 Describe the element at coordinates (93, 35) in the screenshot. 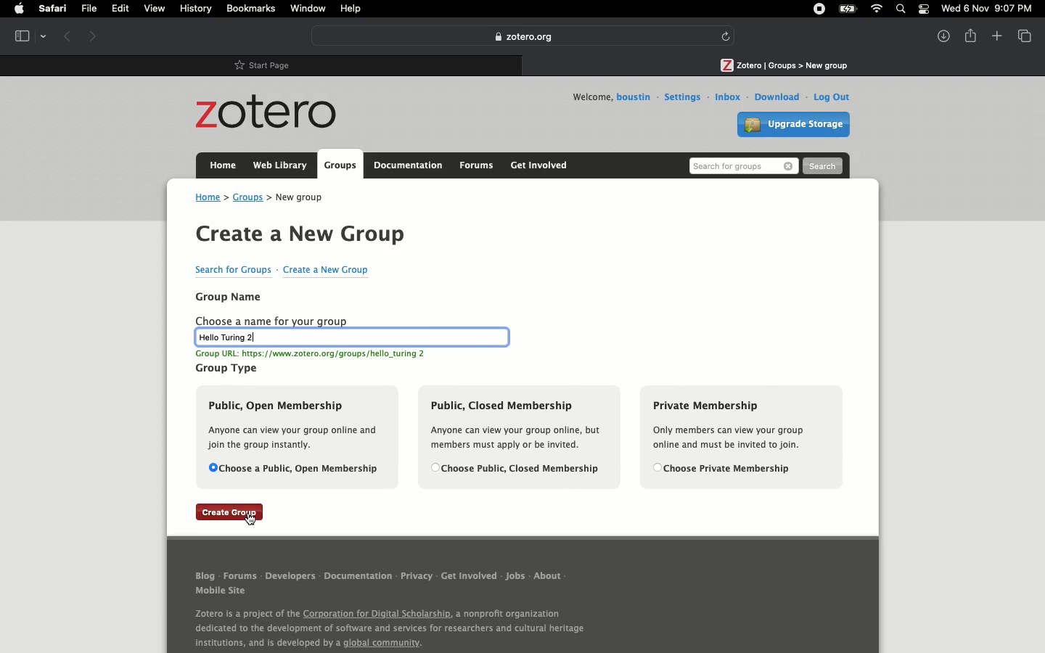

I see `Forward` at that location.